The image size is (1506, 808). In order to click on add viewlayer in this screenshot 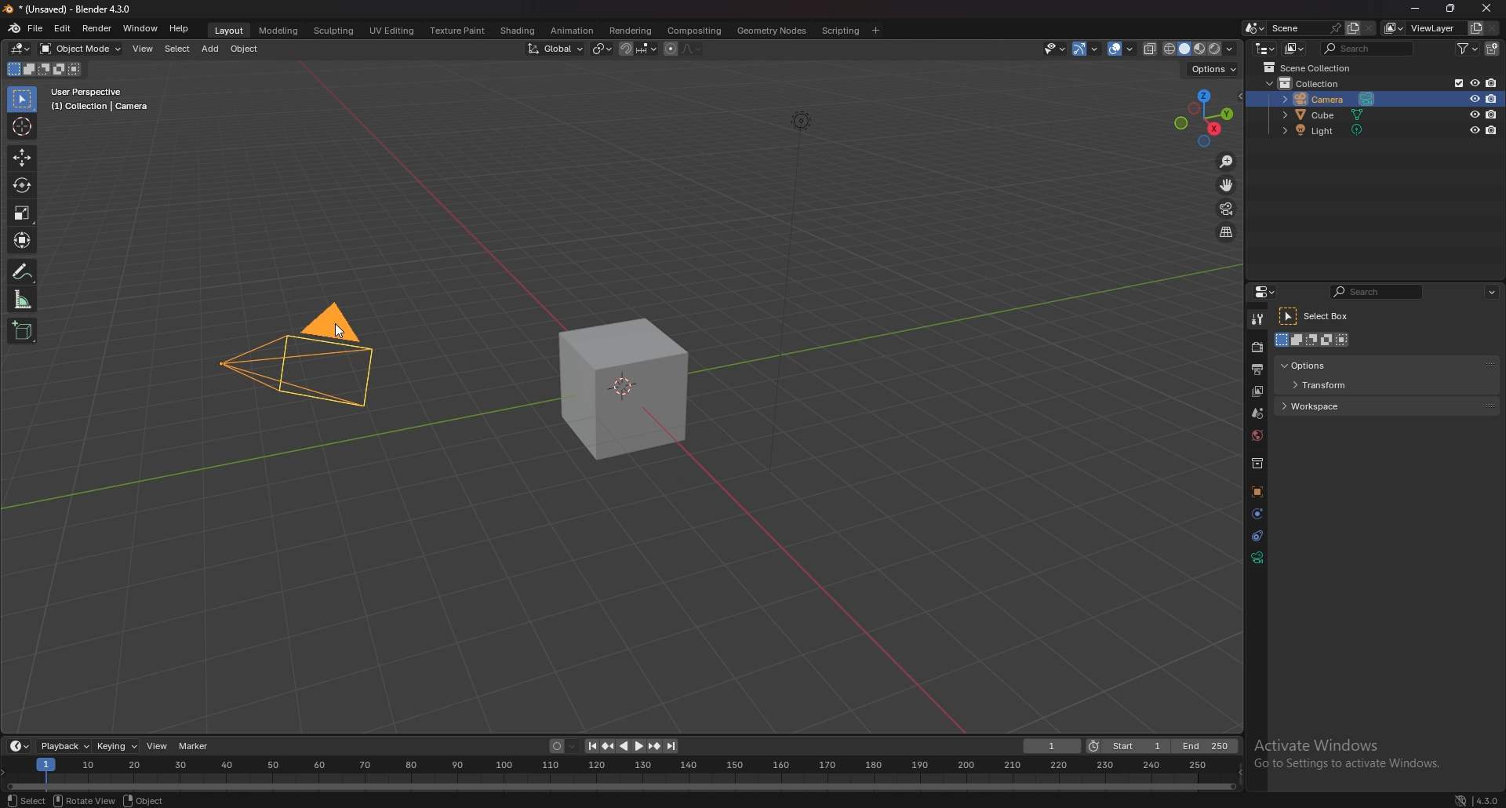, I will do `click(1475, 27)`.